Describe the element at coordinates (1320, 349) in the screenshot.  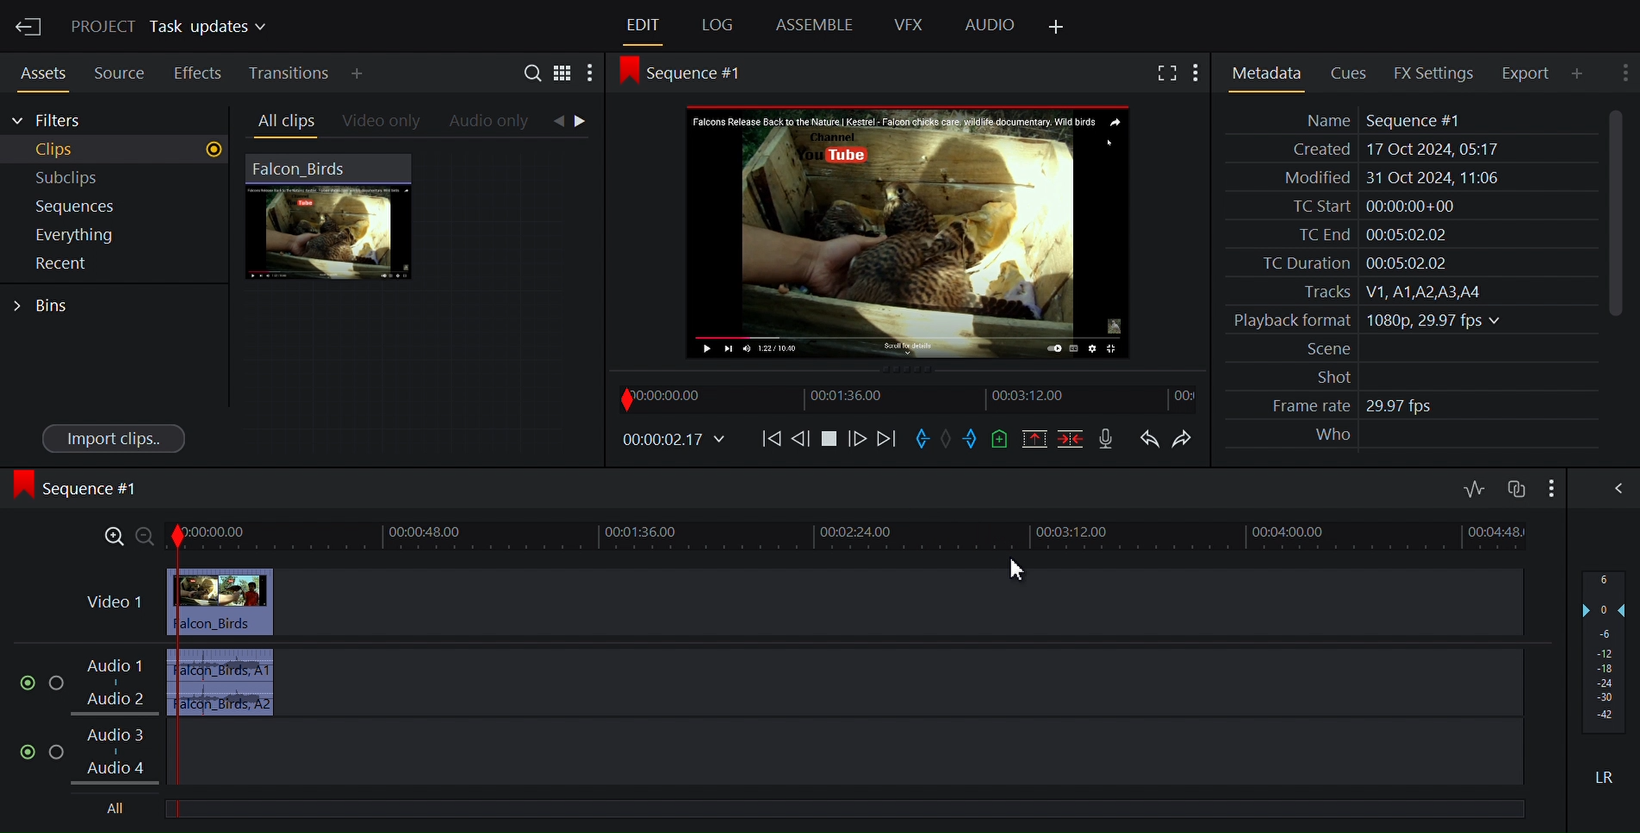
I see `Scene` at that location.